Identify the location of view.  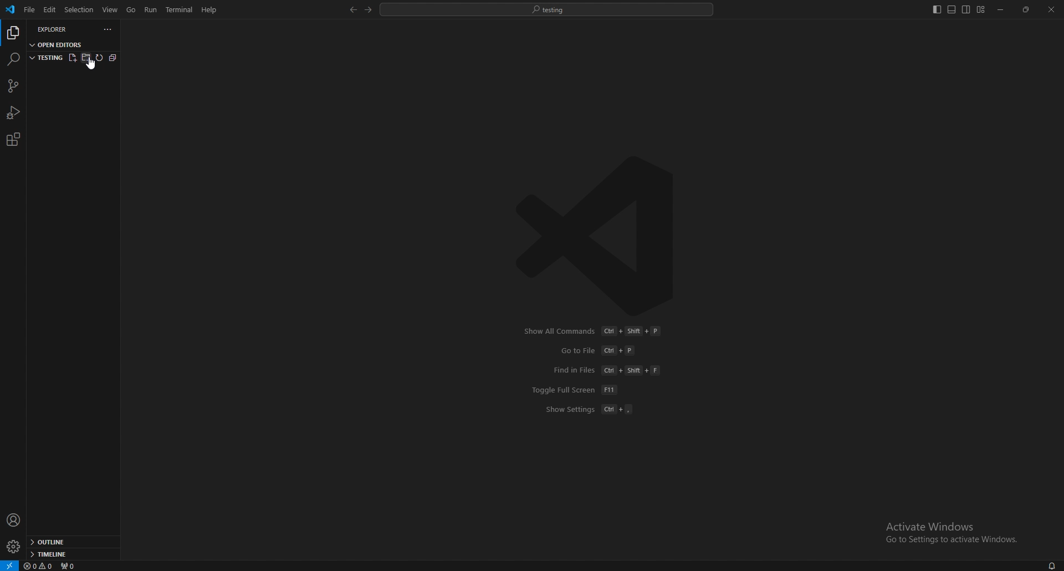
(111, 9).